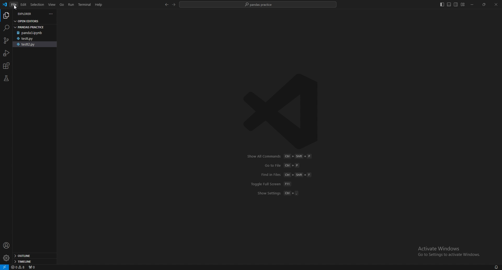  Describe the element at coordinates (24, 4) in the screenshot. I see `edit` at that location.